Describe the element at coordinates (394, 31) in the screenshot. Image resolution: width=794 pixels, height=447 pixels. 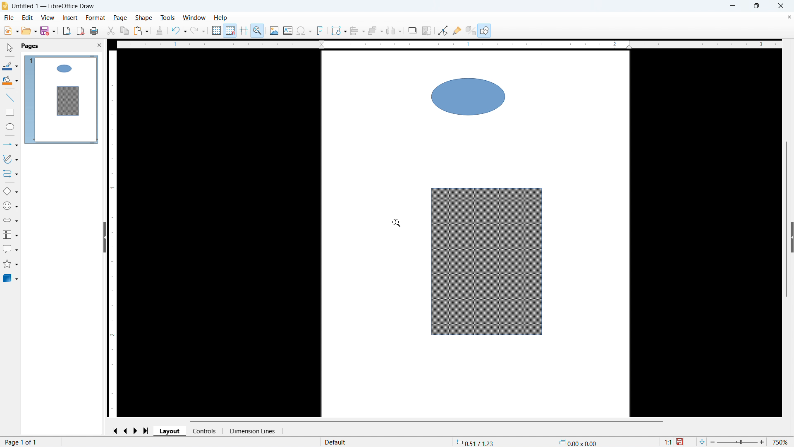
I see `Select at least three objects to distribute ` at that location.